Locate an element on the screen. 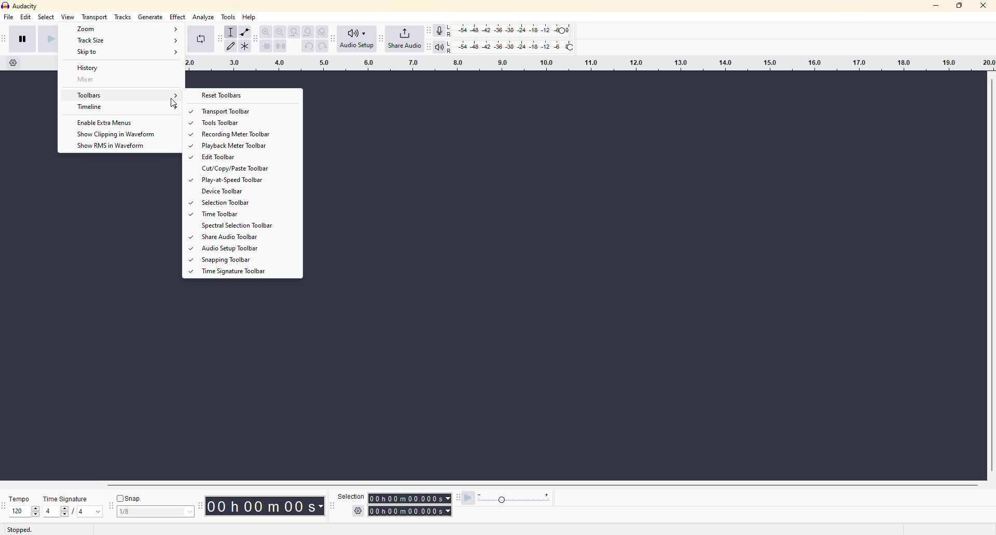 Image resolution: width=996 pixels, height=535 pixels. fit selection to width is located at coordinates (294, 32).